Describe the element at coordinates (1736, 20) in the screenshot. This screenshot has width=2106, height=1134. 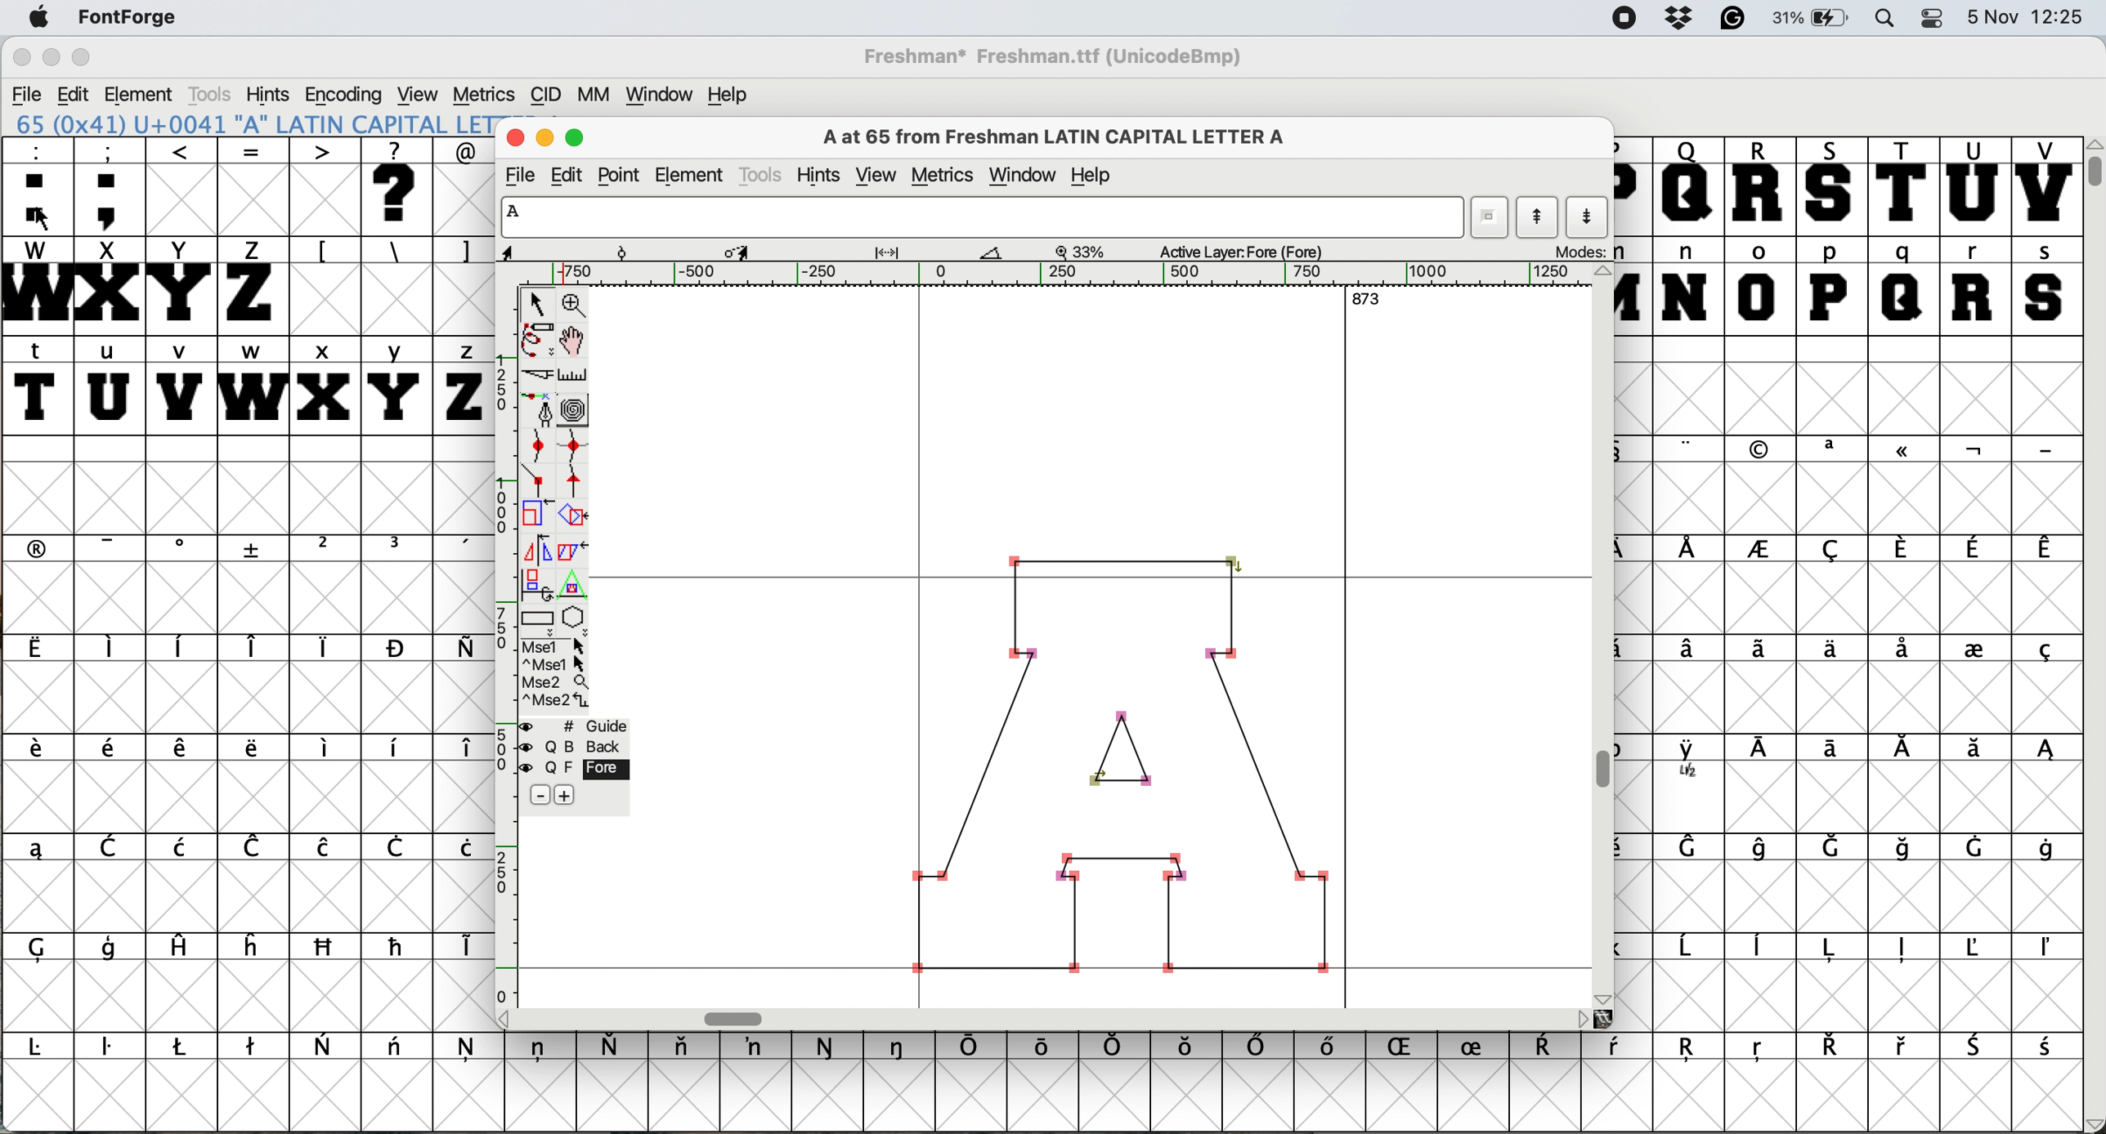
I see `grammarly` at that location.